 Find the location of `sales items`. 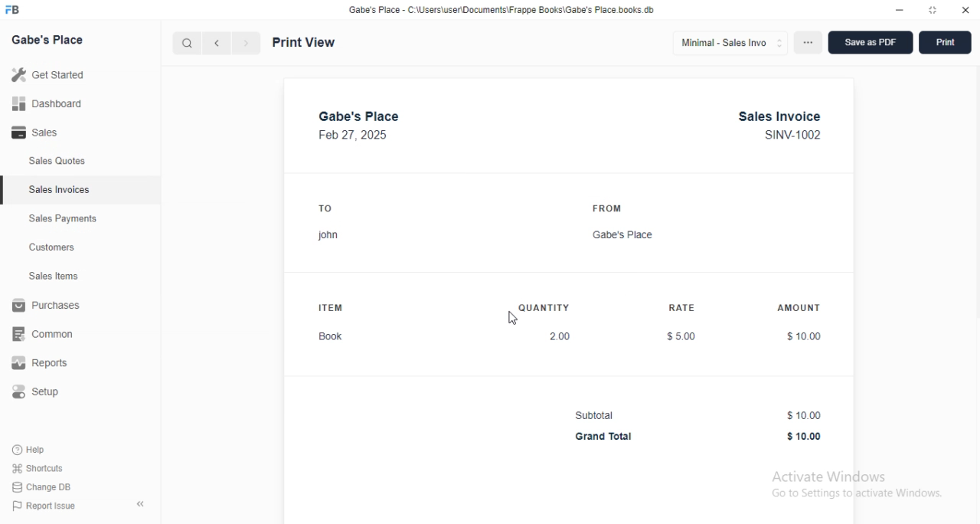

sales items is located at coordinates (53, 276).